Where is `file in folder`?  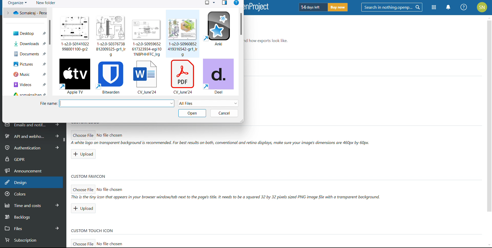 file in folder is located at coordinates (111, 35).